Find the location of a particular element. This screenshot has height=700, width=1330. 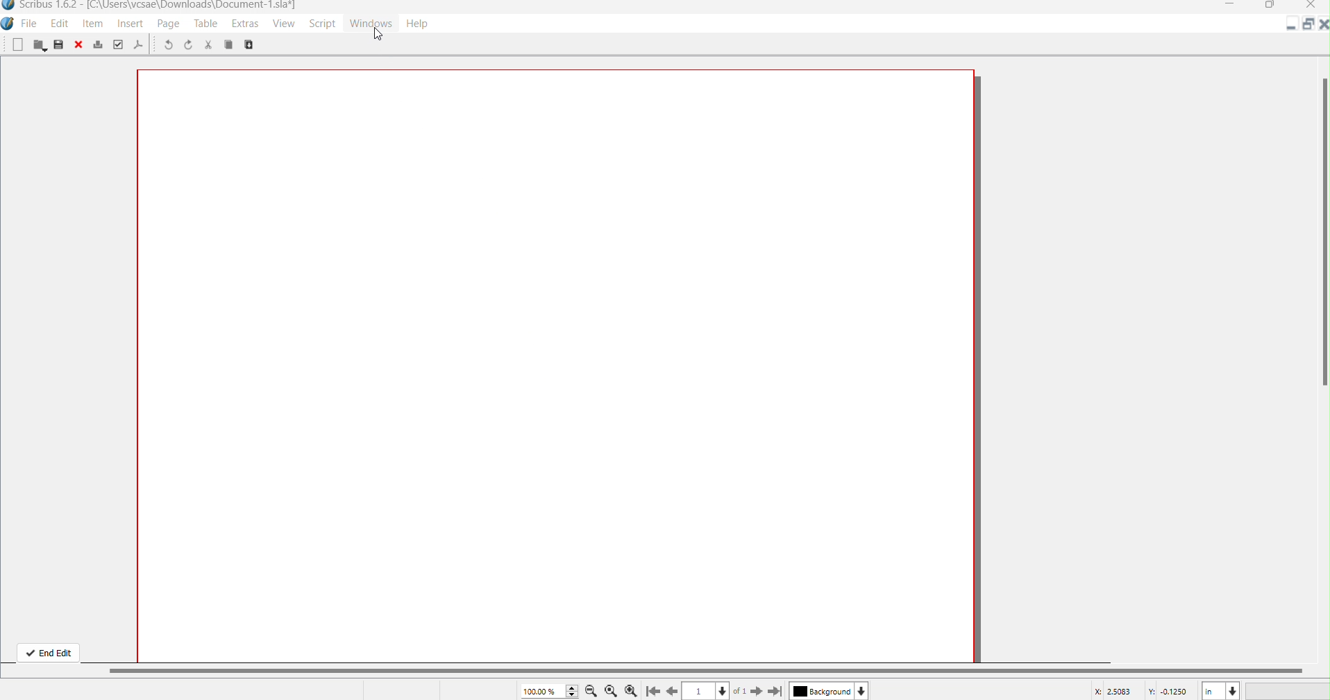

zoom out is located at coordinates (591, 690).